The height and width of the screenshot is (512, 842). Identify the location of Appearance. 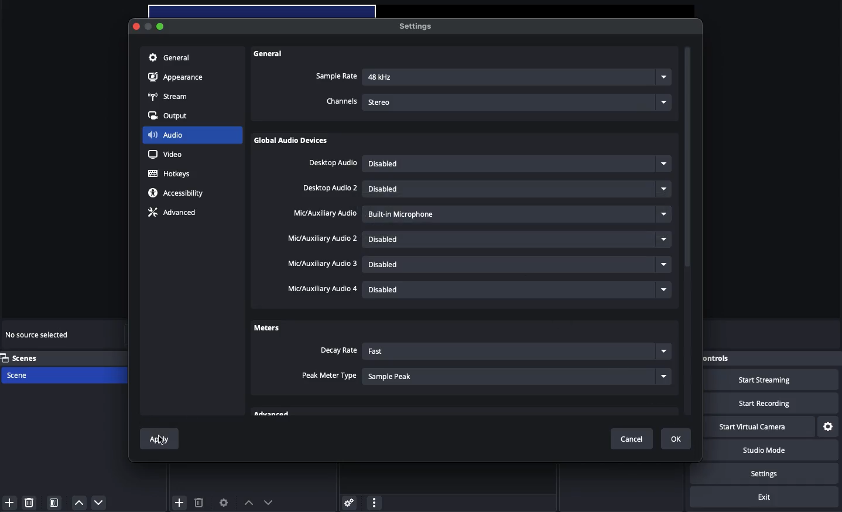
(177, 78).